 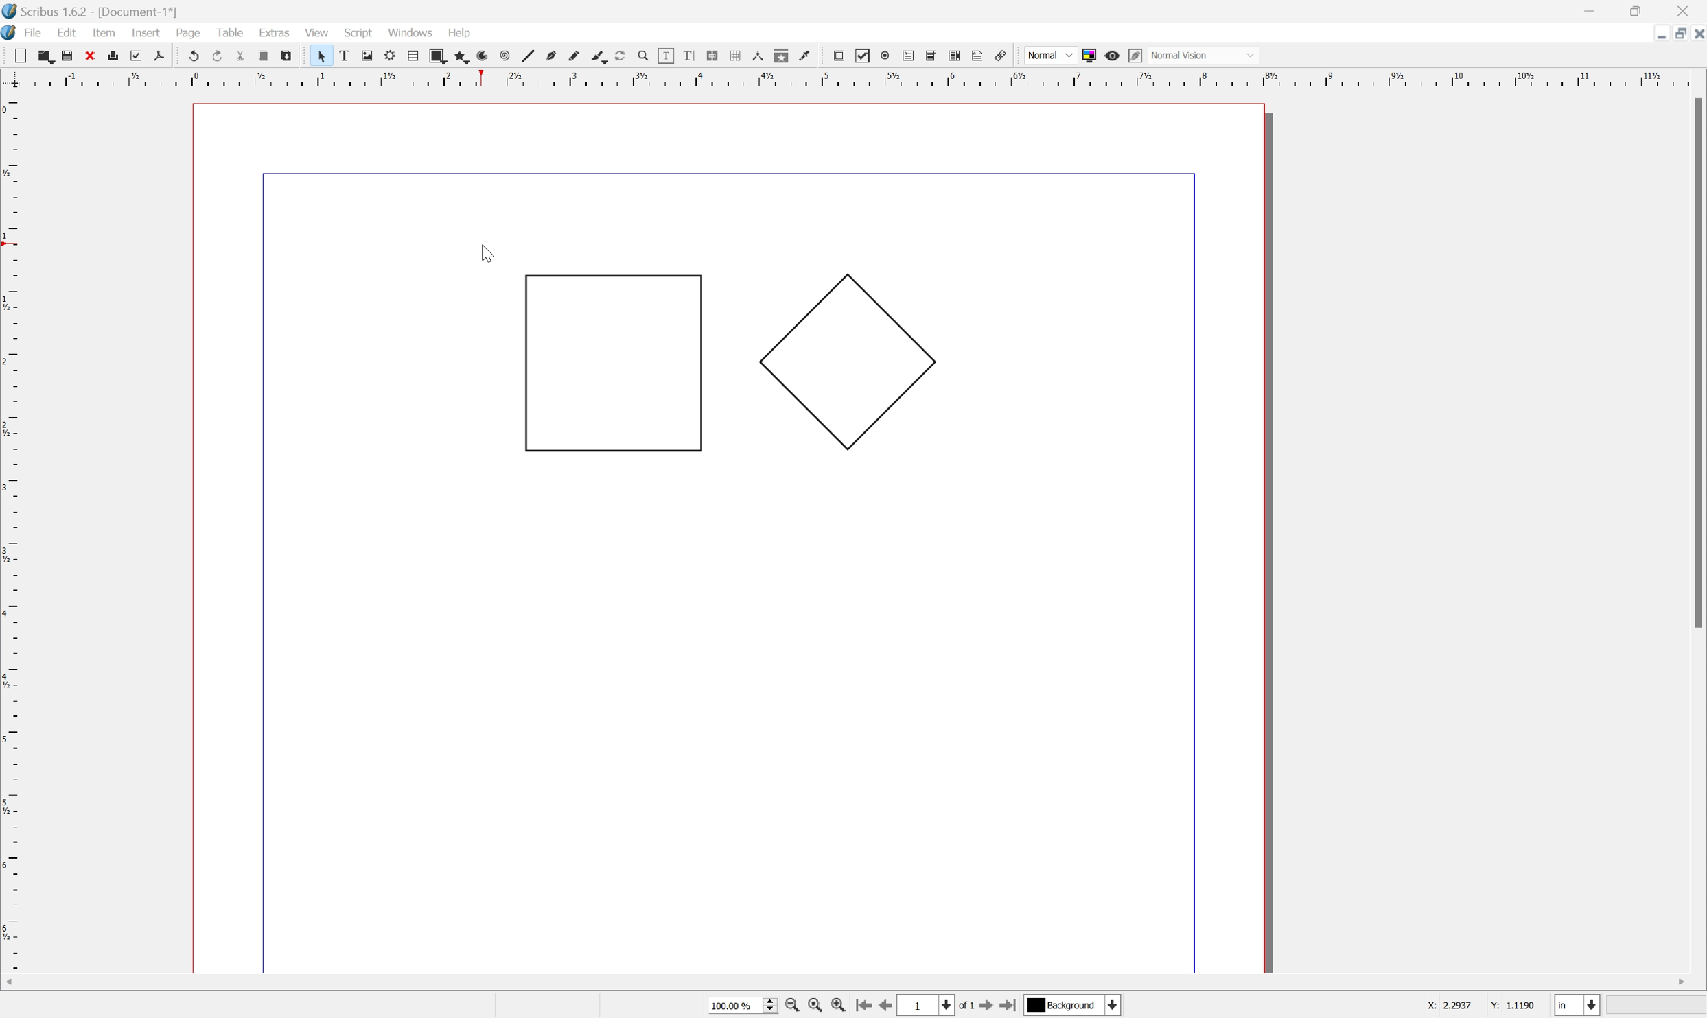 What do you see at coordinates (952, 55) in the screenshot?
I see `PDF list box` at bounding box center [952, 55].